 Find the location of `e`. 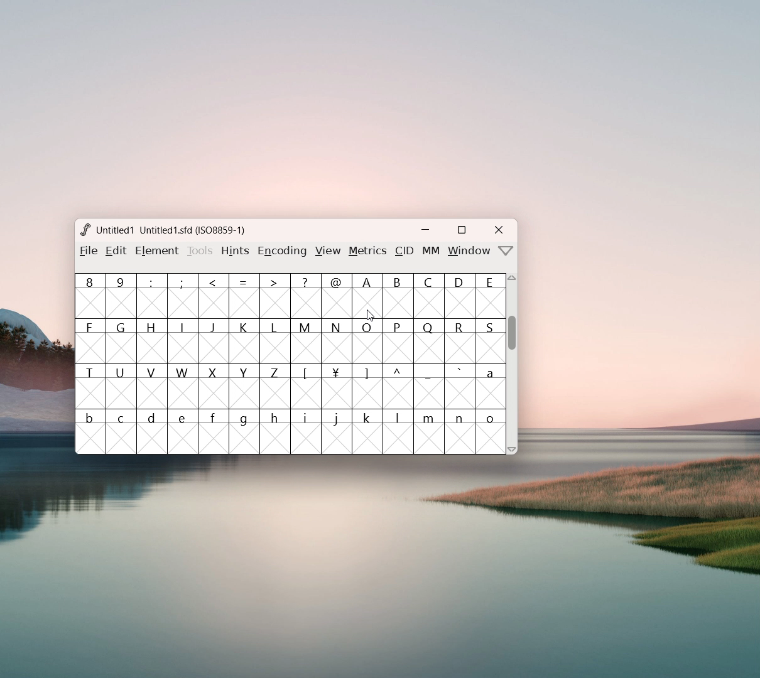

e is located at coordinates (183, 432).